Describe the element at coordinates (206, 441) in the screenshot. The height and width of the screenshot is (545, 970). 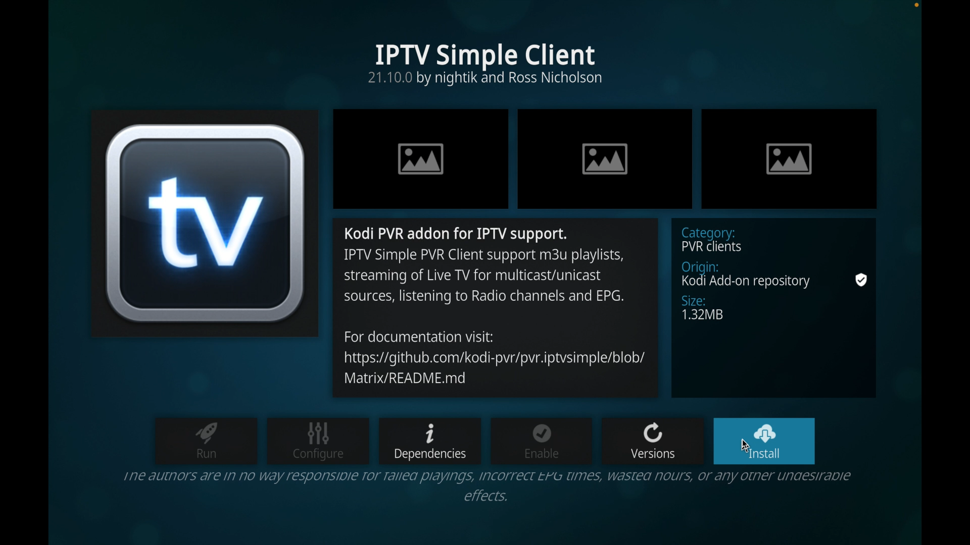
I see `run` at that location.